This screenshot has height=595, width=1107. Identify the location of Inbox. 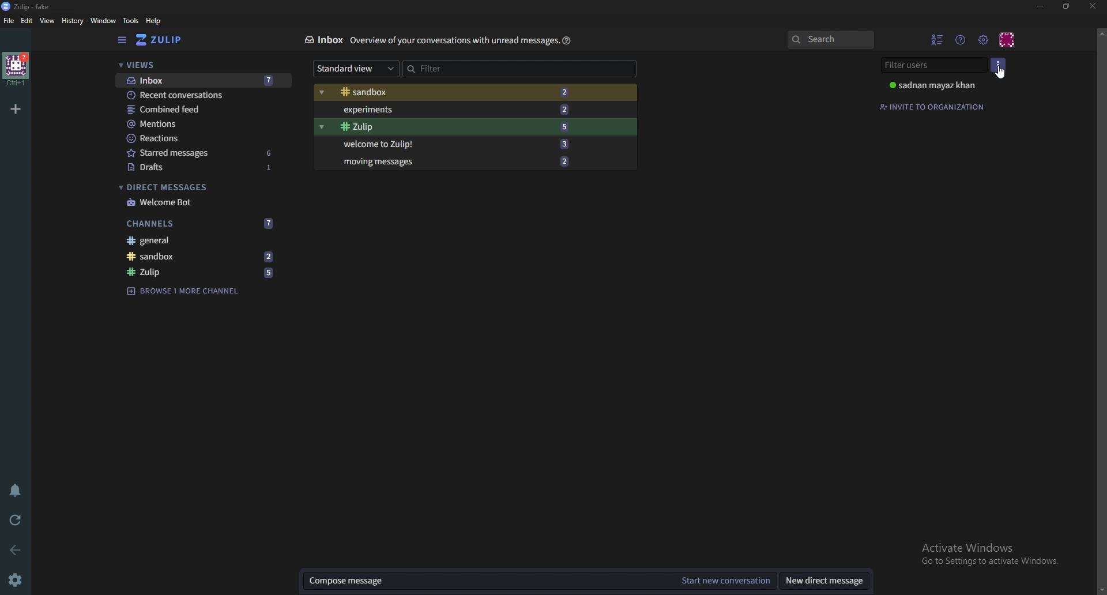
(323, 40).